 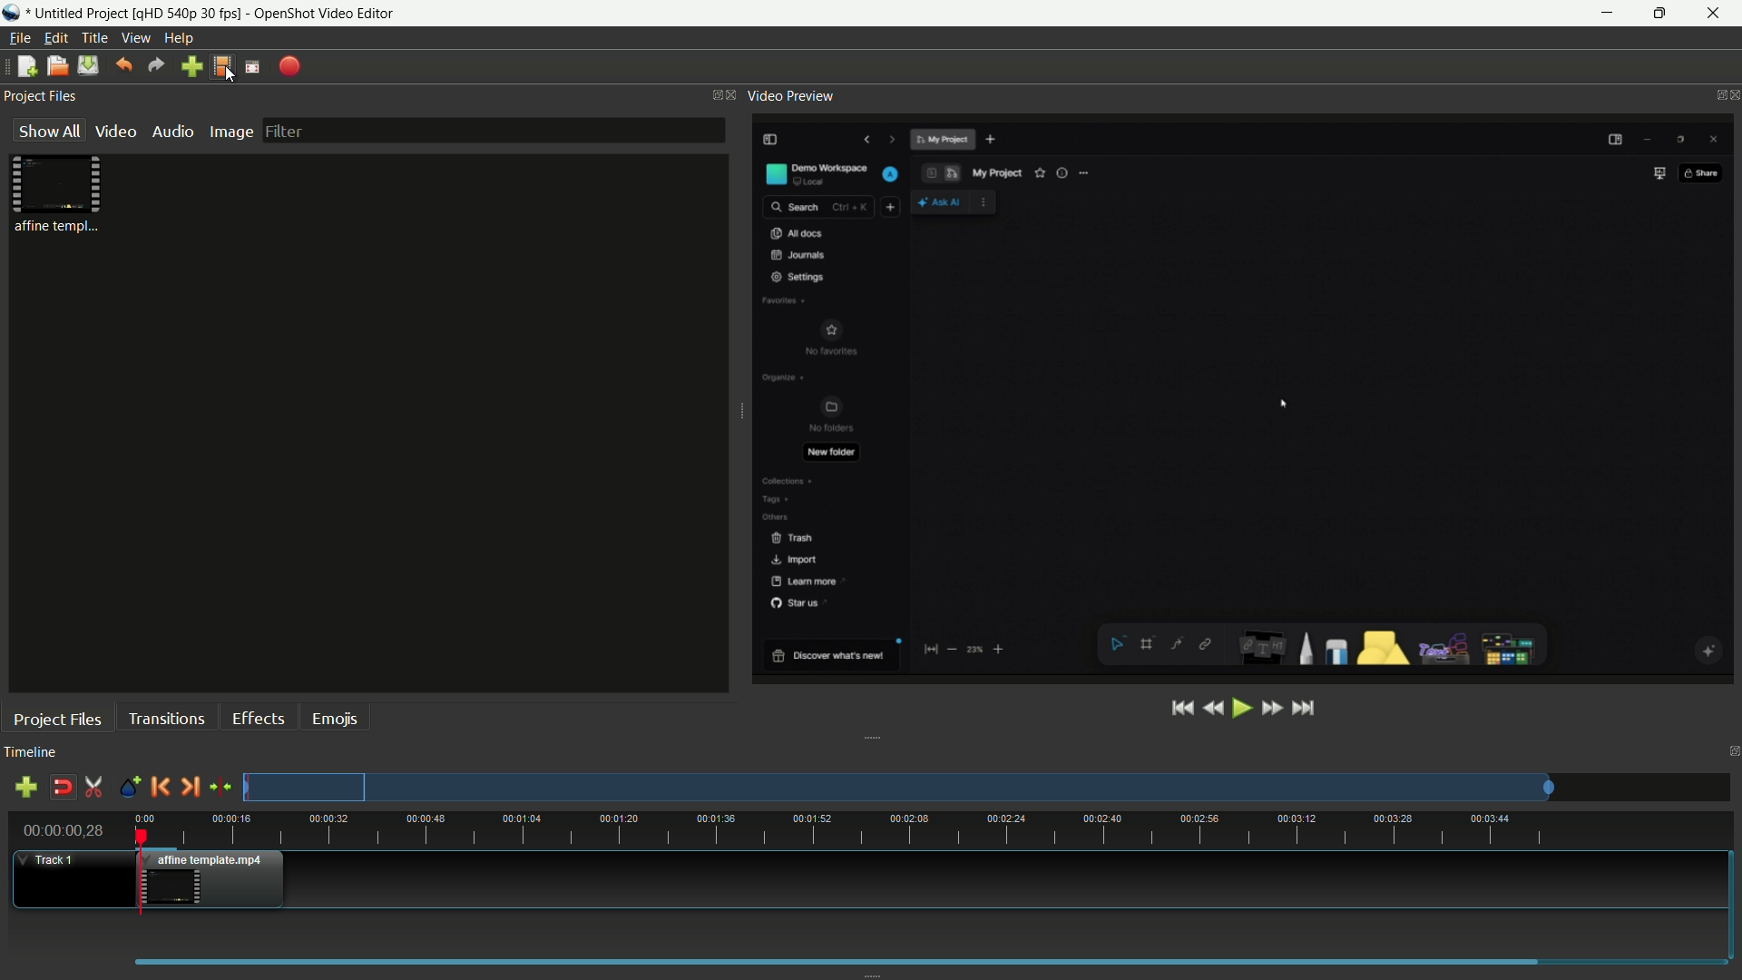 What do you see at coordinates (732, 95) in the screenshot?
I see `close project files` at bounding box center [732, 95].